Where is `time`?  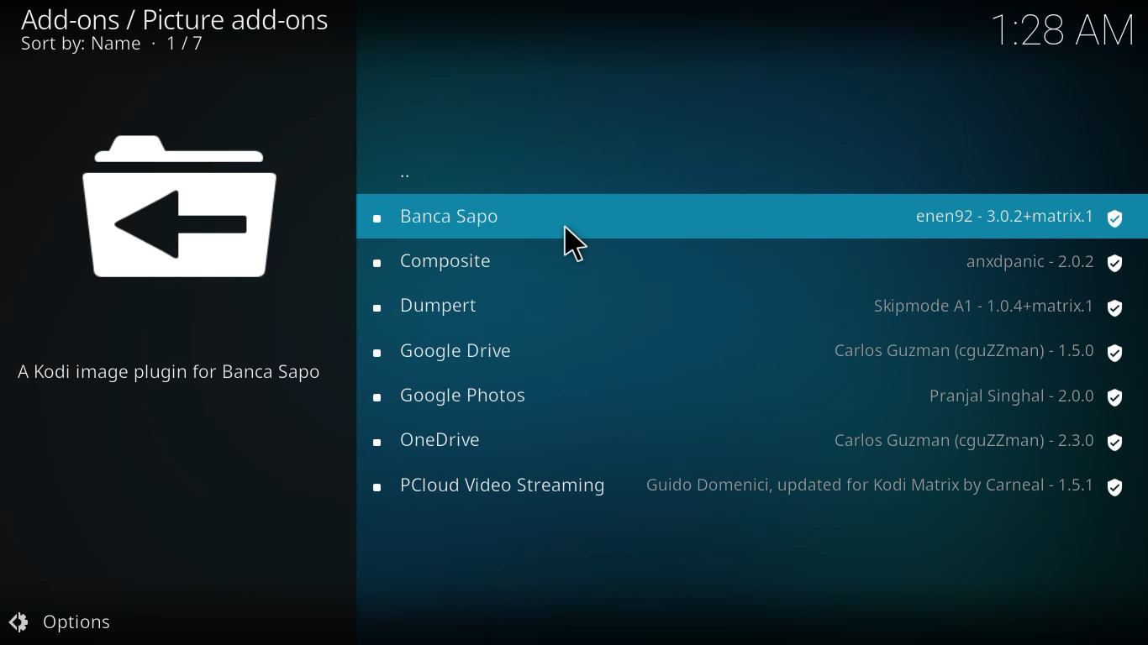 time is located at coordinates (1066, 28).